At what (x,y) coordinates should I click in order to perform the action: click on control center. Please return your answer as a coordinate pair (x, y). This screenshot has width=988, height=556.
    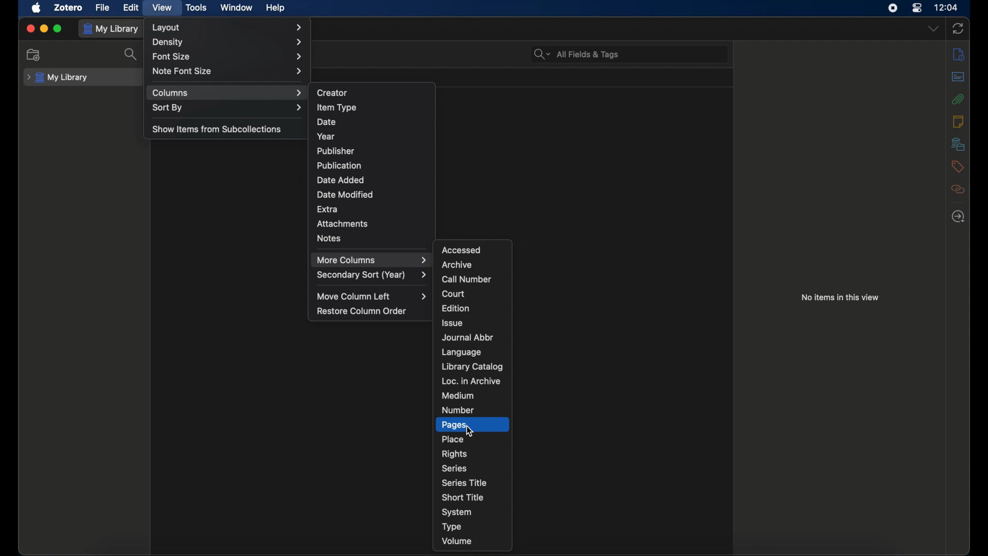
    Looking at the image, I should click on (918, 8).